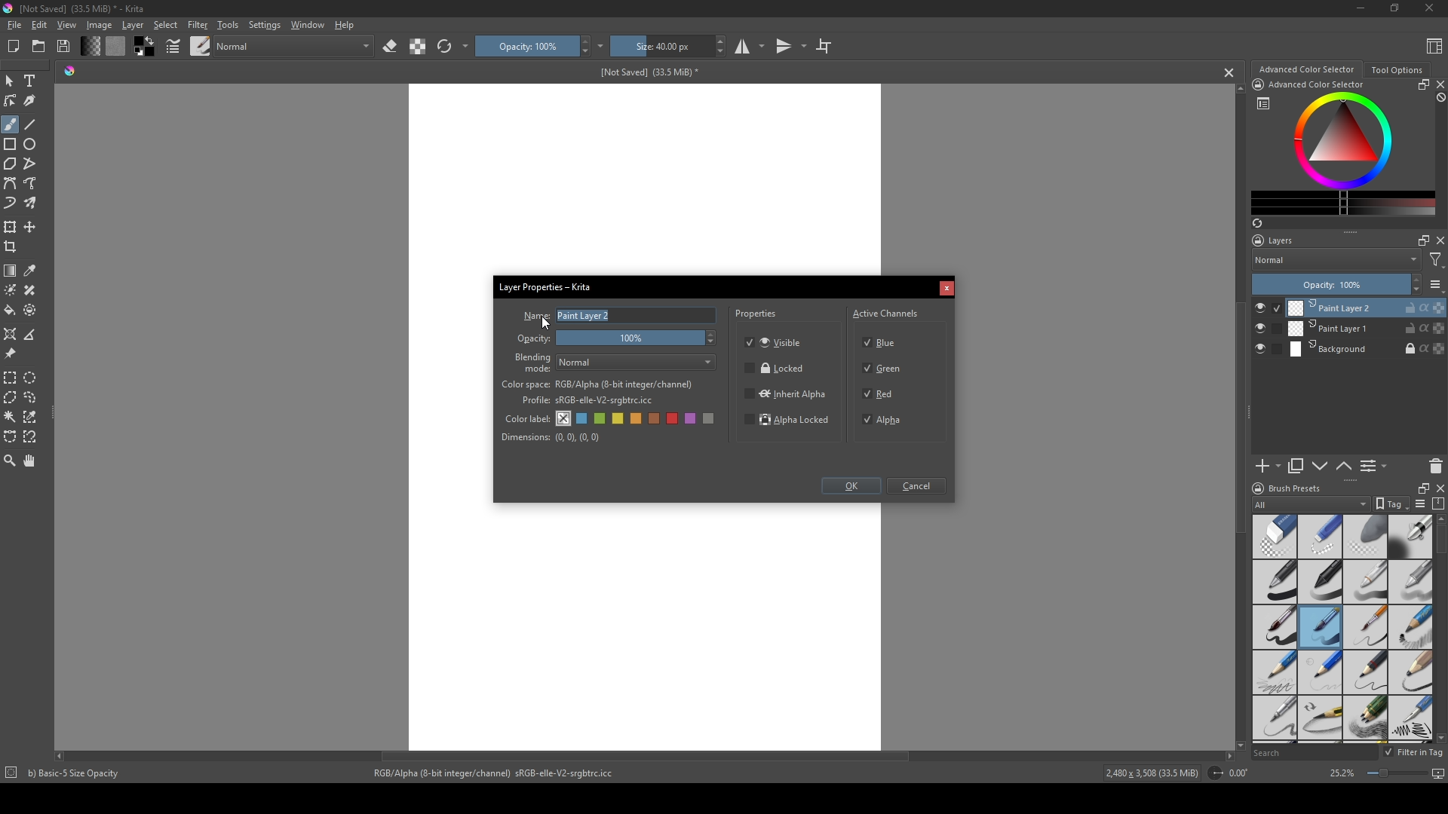 This screenshot has width=1448, height=814. What do you see at coordinates (547, 285) in the screenshot?
I see `Layer Properties - Krita` at bounding box center [547, 285].